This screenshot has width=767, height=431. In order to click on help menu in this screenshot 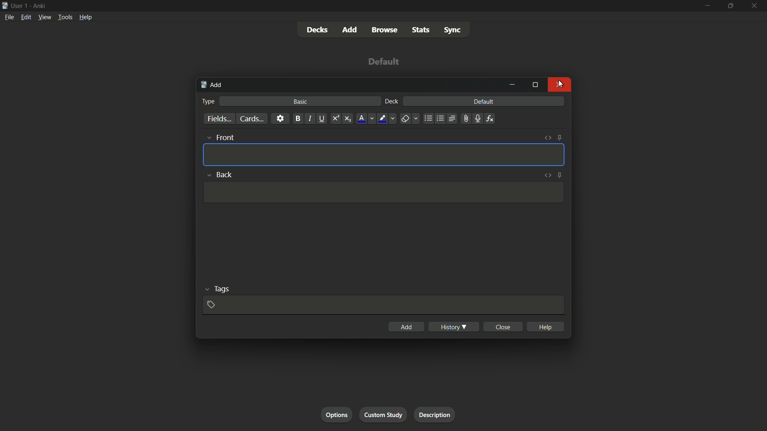, I will do `click(85, 18)`.